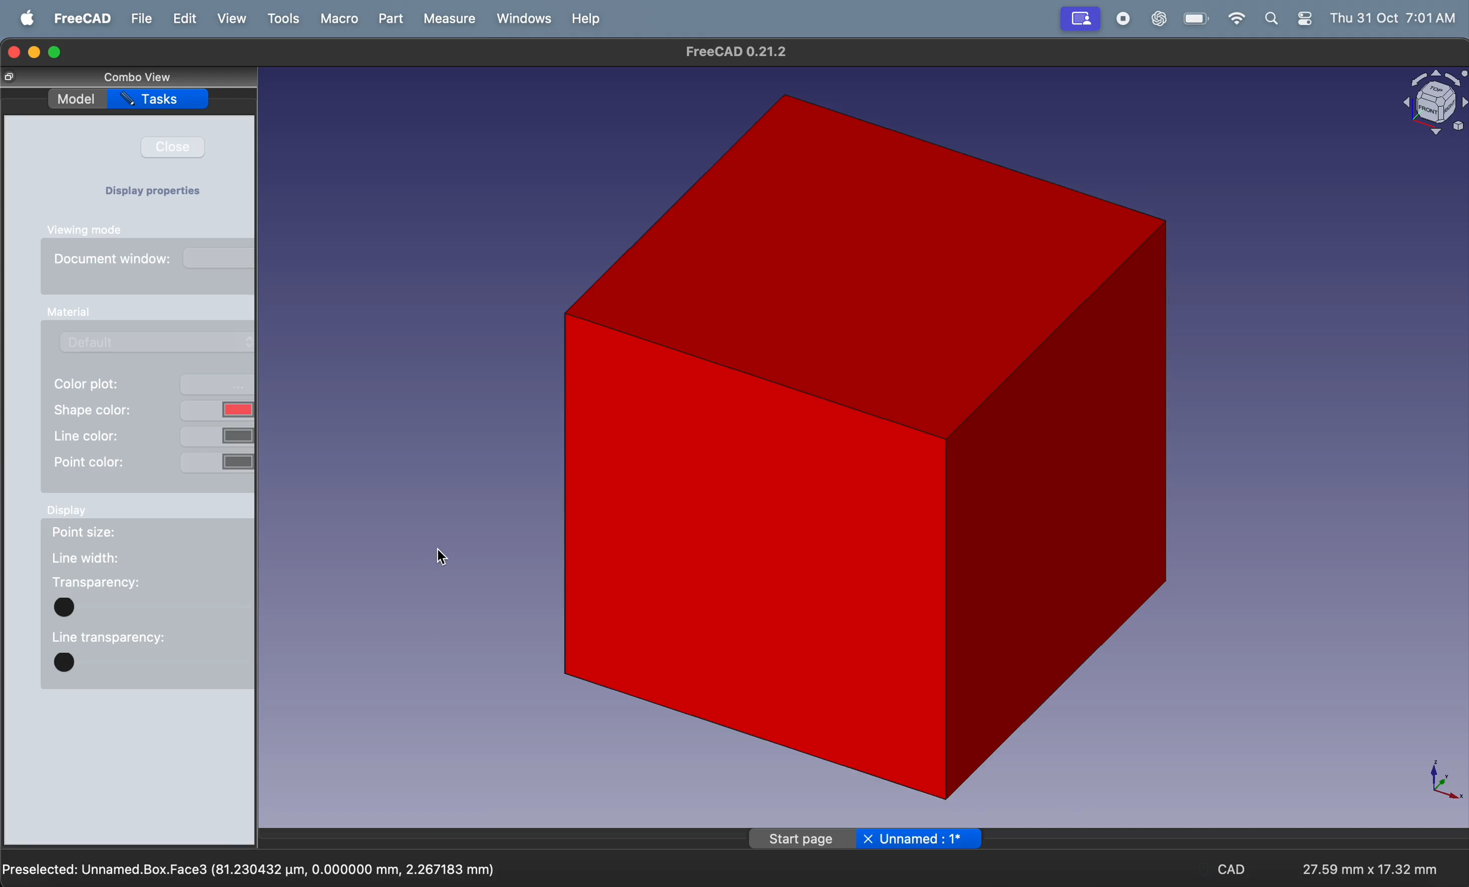  I want to click on tools, so click(286, 19).